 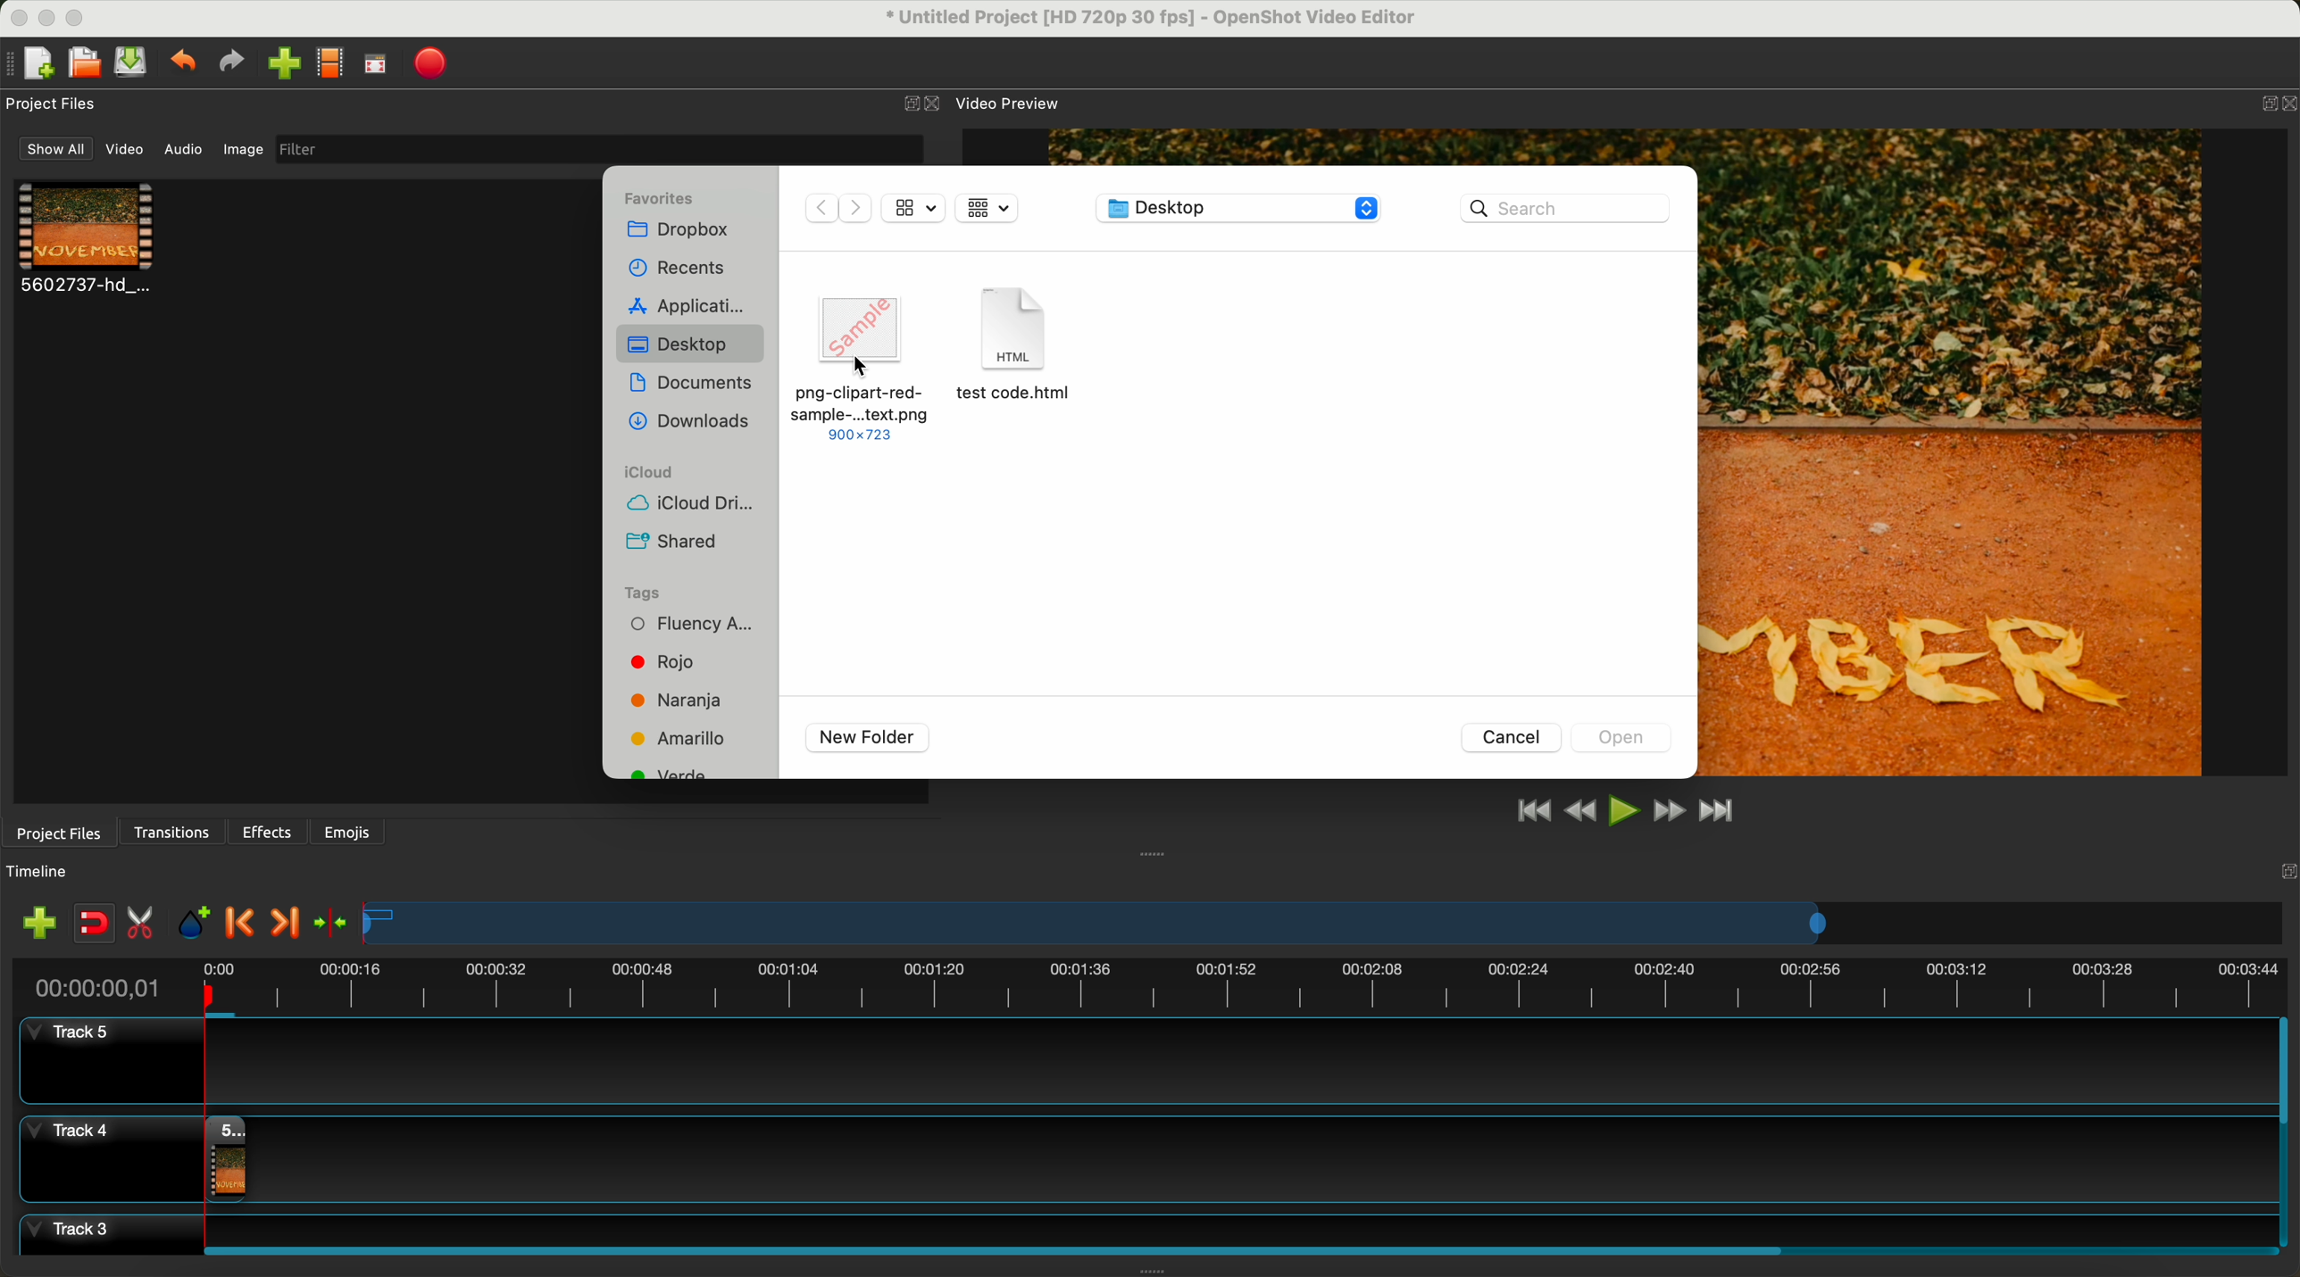 I want to click on next marker, so click(x=283, y=924).